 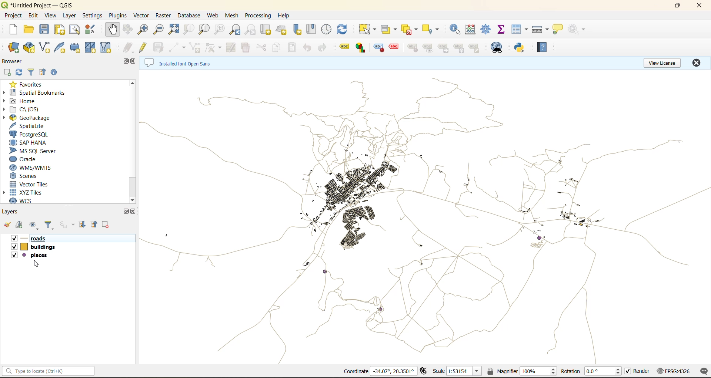 What do you see at coordinates (520, 31) in the screenshot?
I see `attributes table` at bounding box center [520, 31].